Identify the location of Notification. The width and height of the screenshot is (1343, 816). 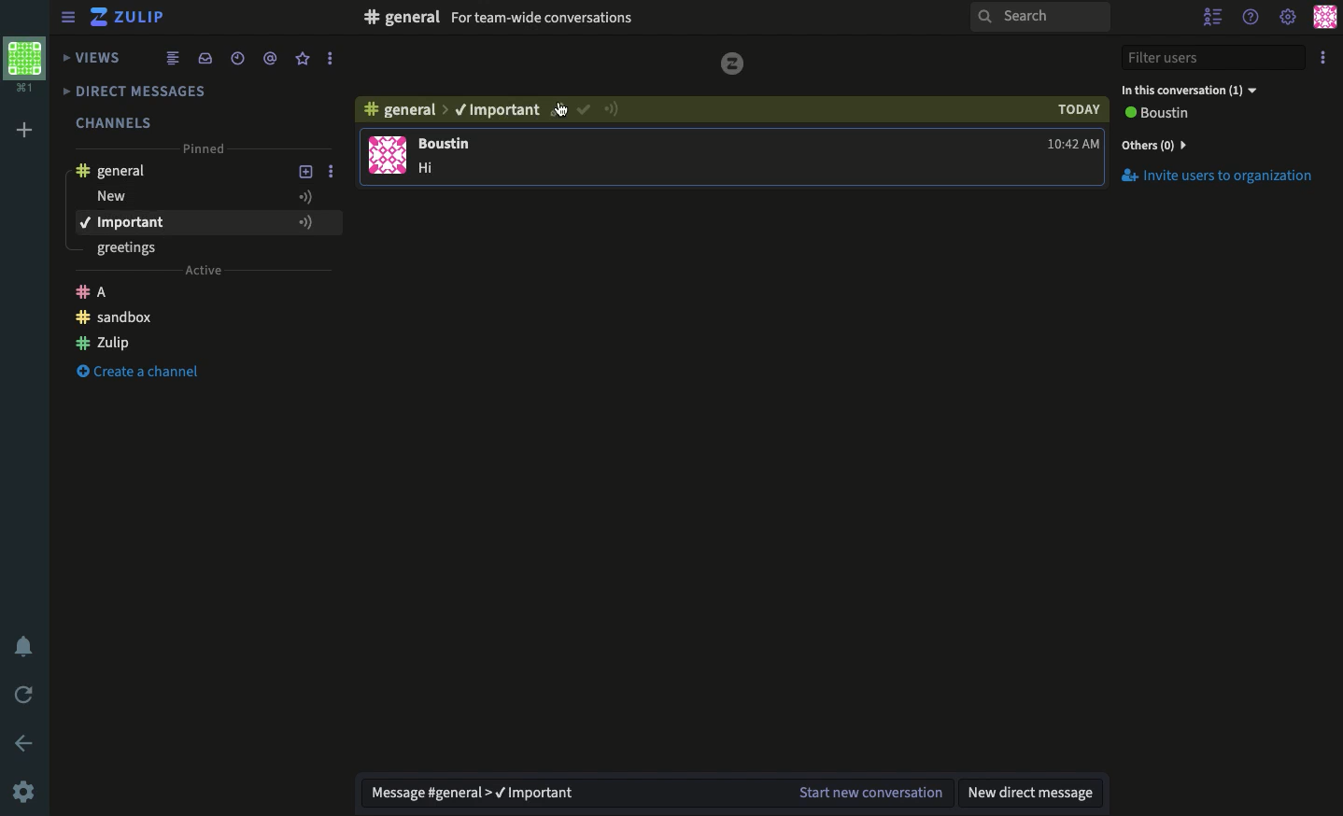
(22, 644).